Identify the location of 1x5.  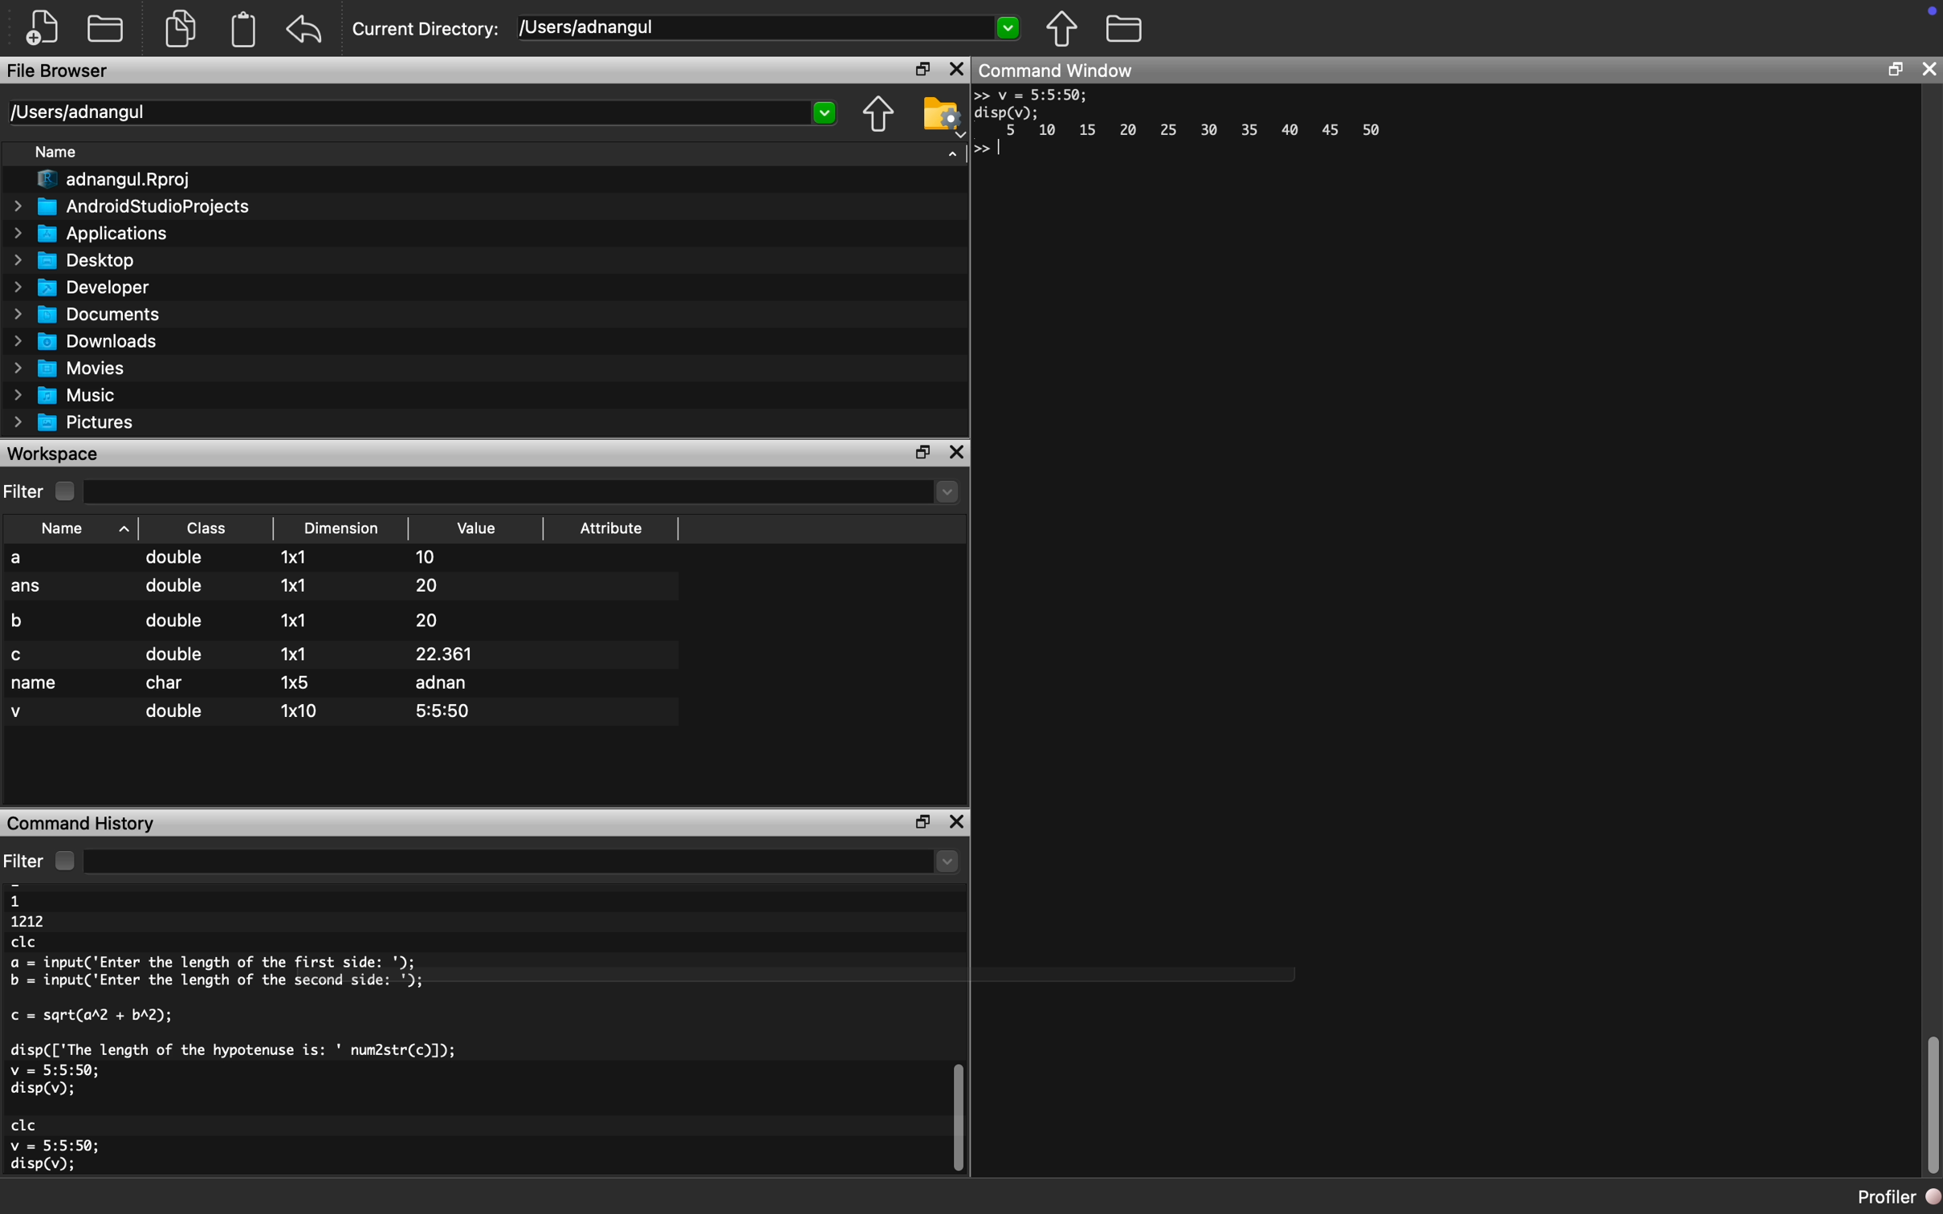
(295, 682).